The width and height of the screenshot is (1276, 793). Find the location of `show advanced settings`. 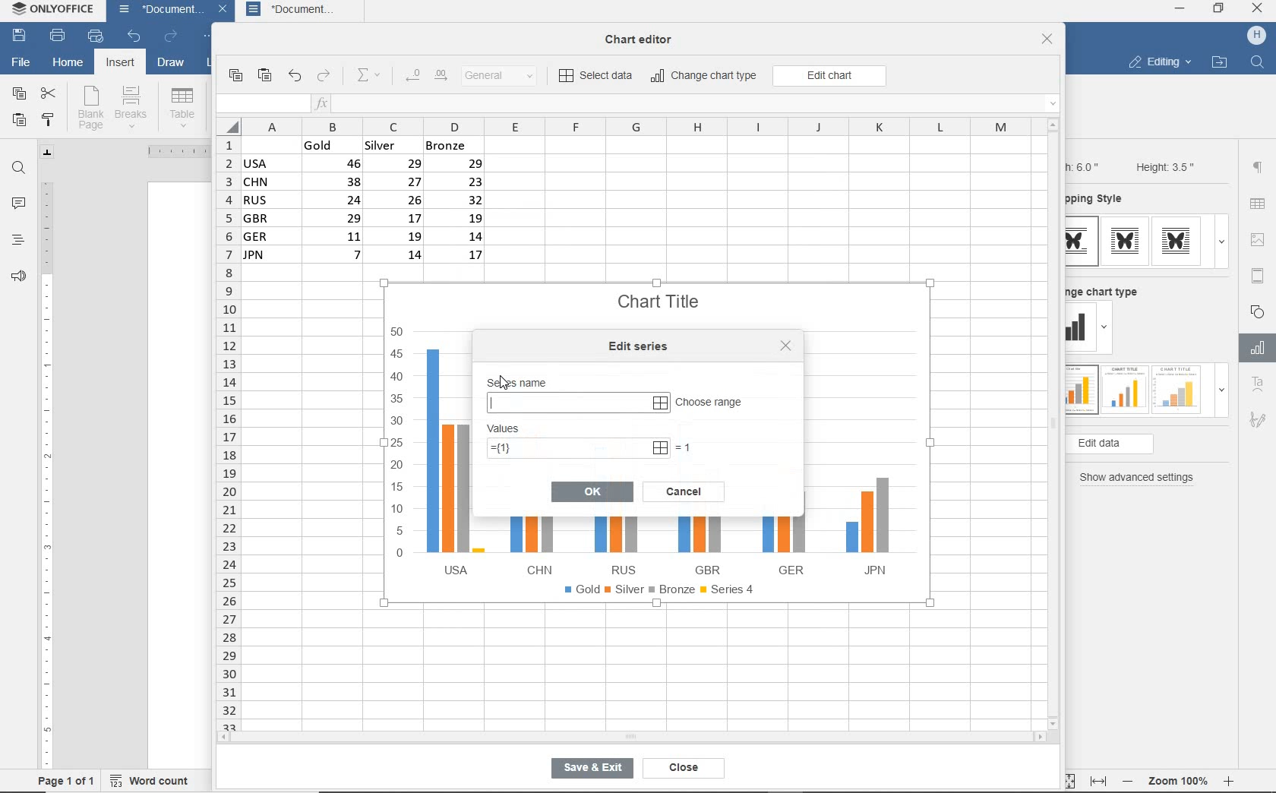

show advanced settings is located at coordinates (1141, 478).